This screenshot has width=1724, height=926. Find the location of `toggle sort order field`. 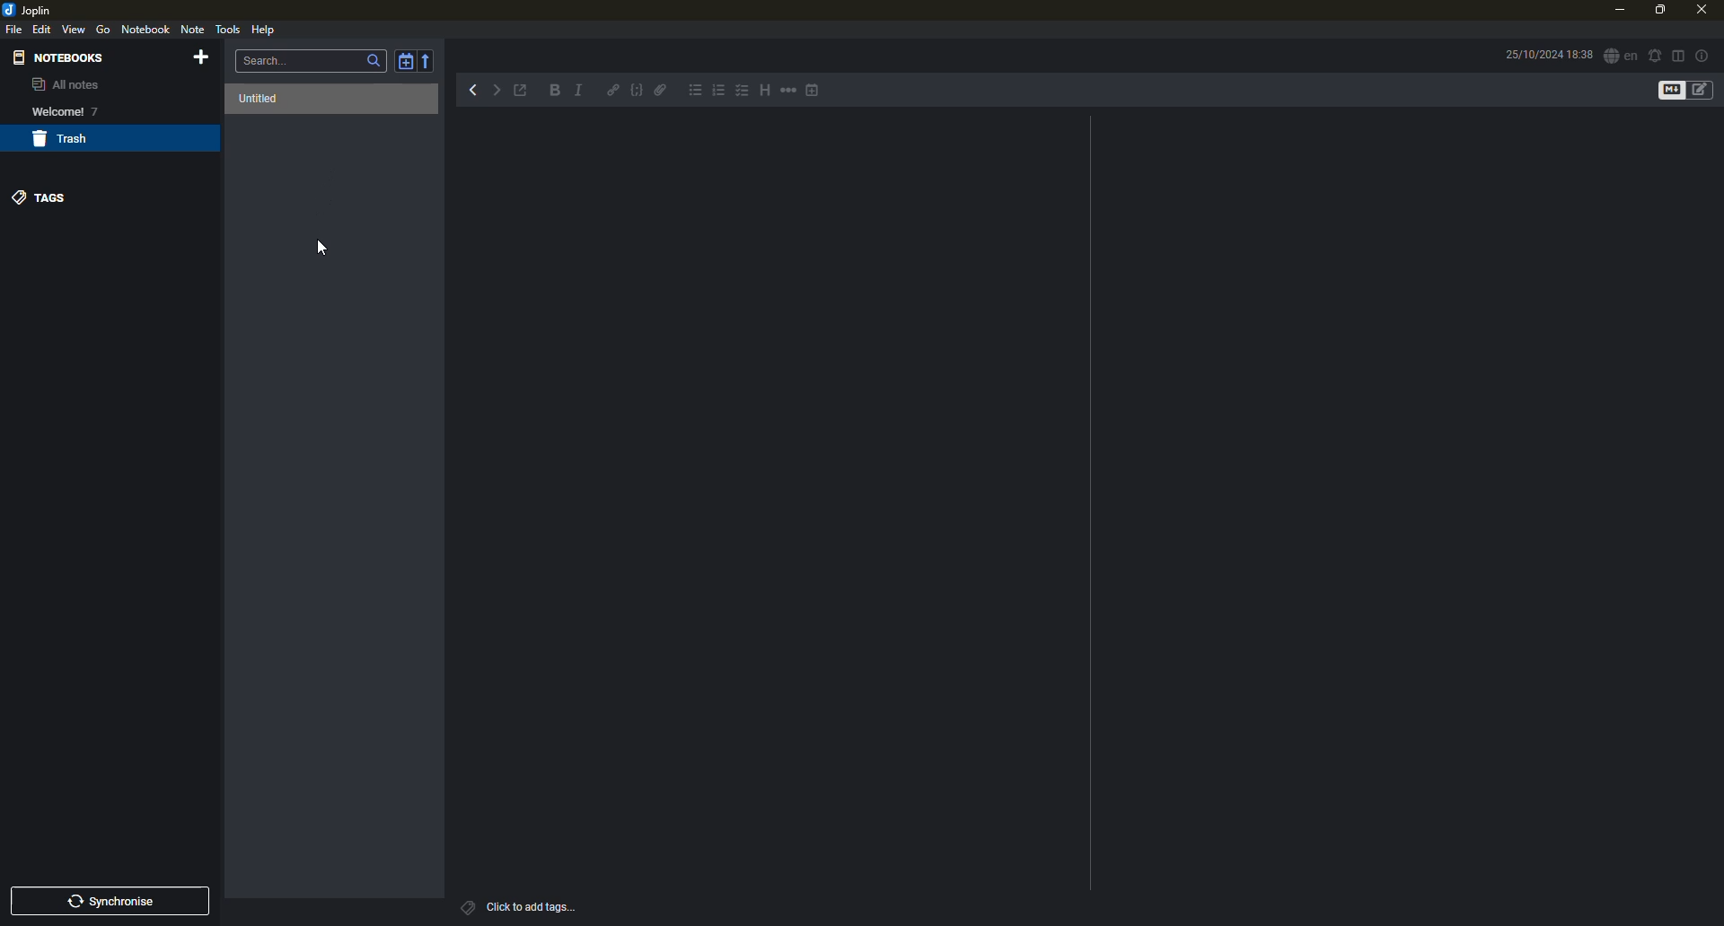

toggle sort order field is located at coordinates (404, 61).